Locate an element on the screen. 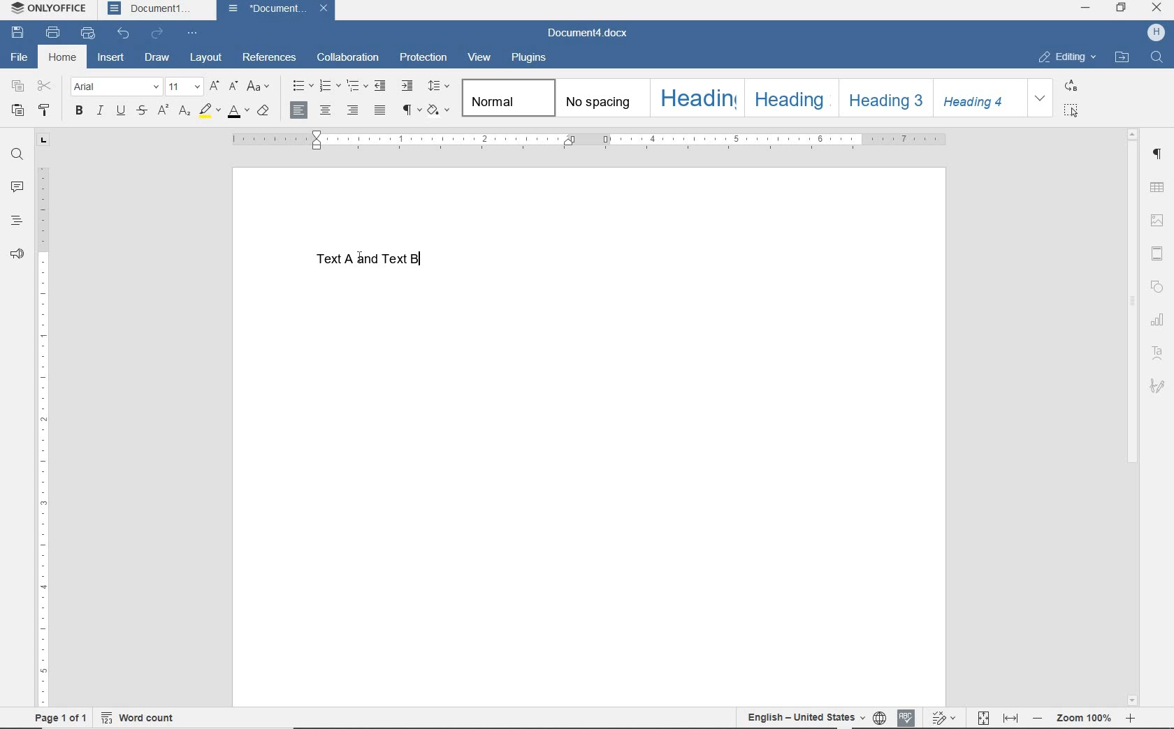 This screenshot has width=1174, height=729. ALIGN RIGHT is located at coordinates (352, 112).